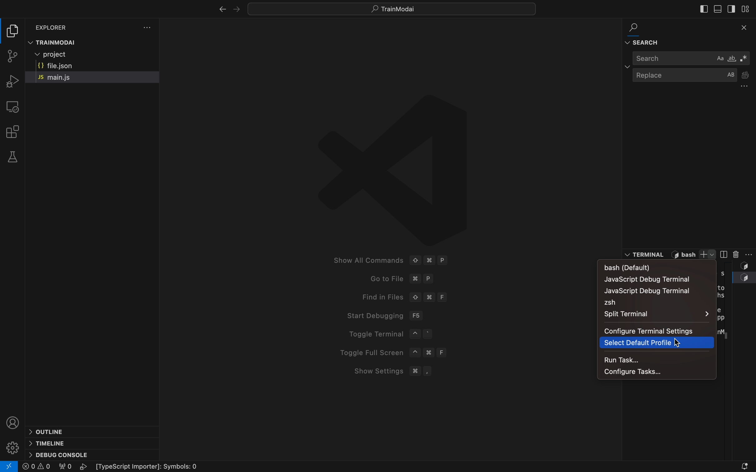 This screenshot has width=756, height=472. Describe the element at coordinates (391, 9) in the screenshot. I see `project name` at that location.